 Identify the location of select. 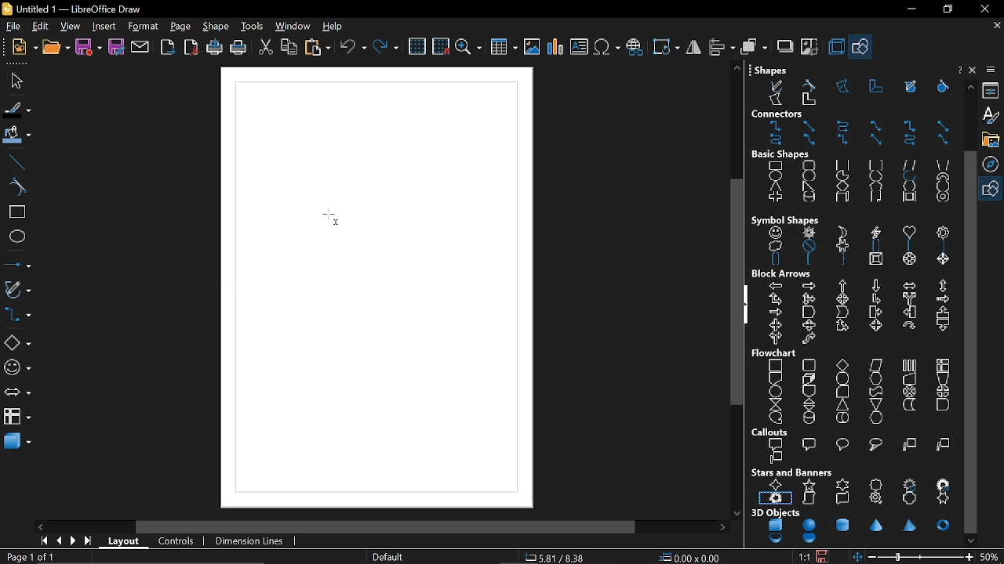
(14, 81).